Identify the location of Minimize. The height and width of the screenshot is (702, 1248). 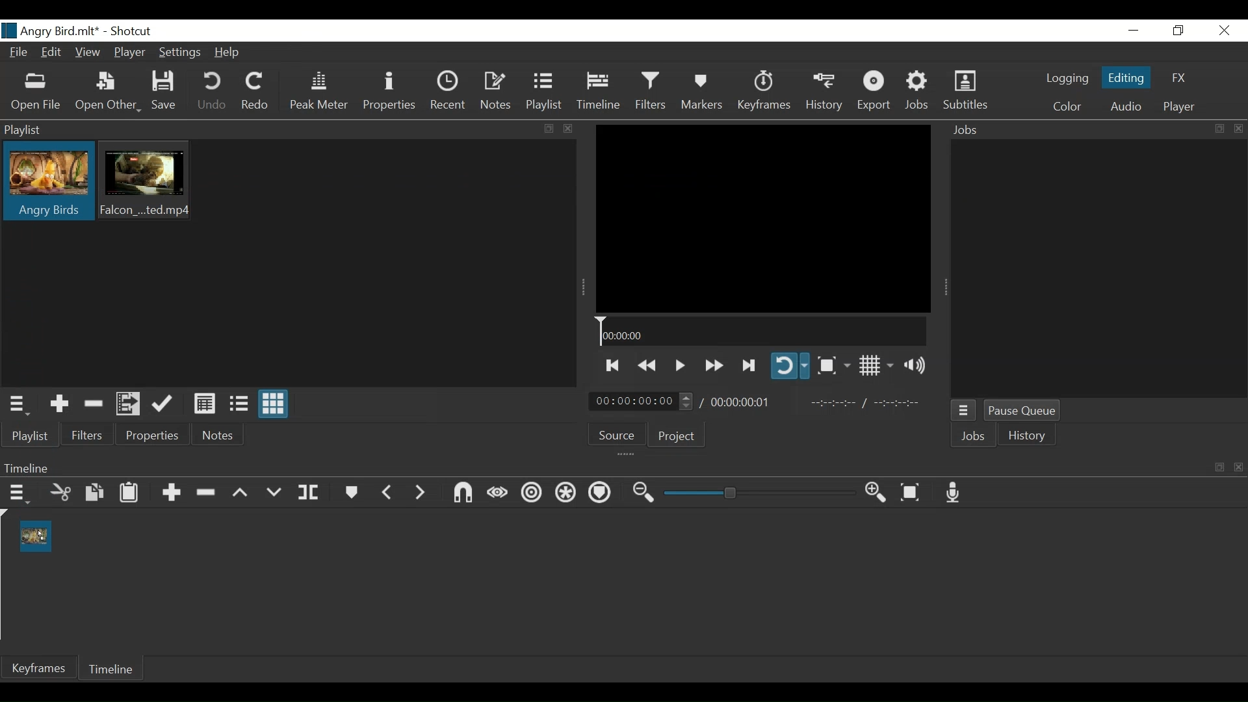
(1134, 31).